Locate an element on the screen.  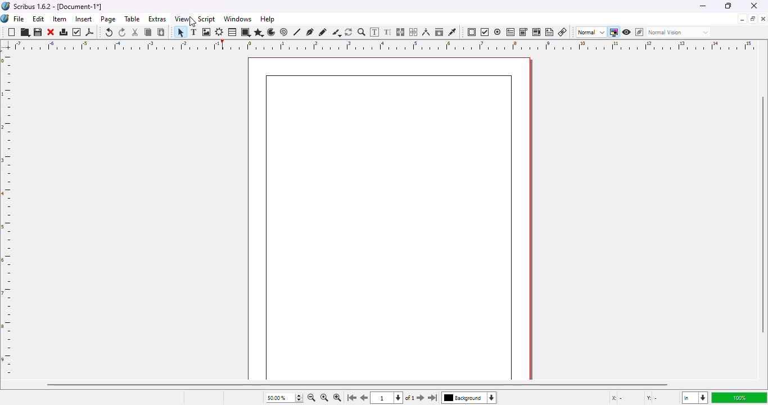
page is located at coordinates (109, 19).